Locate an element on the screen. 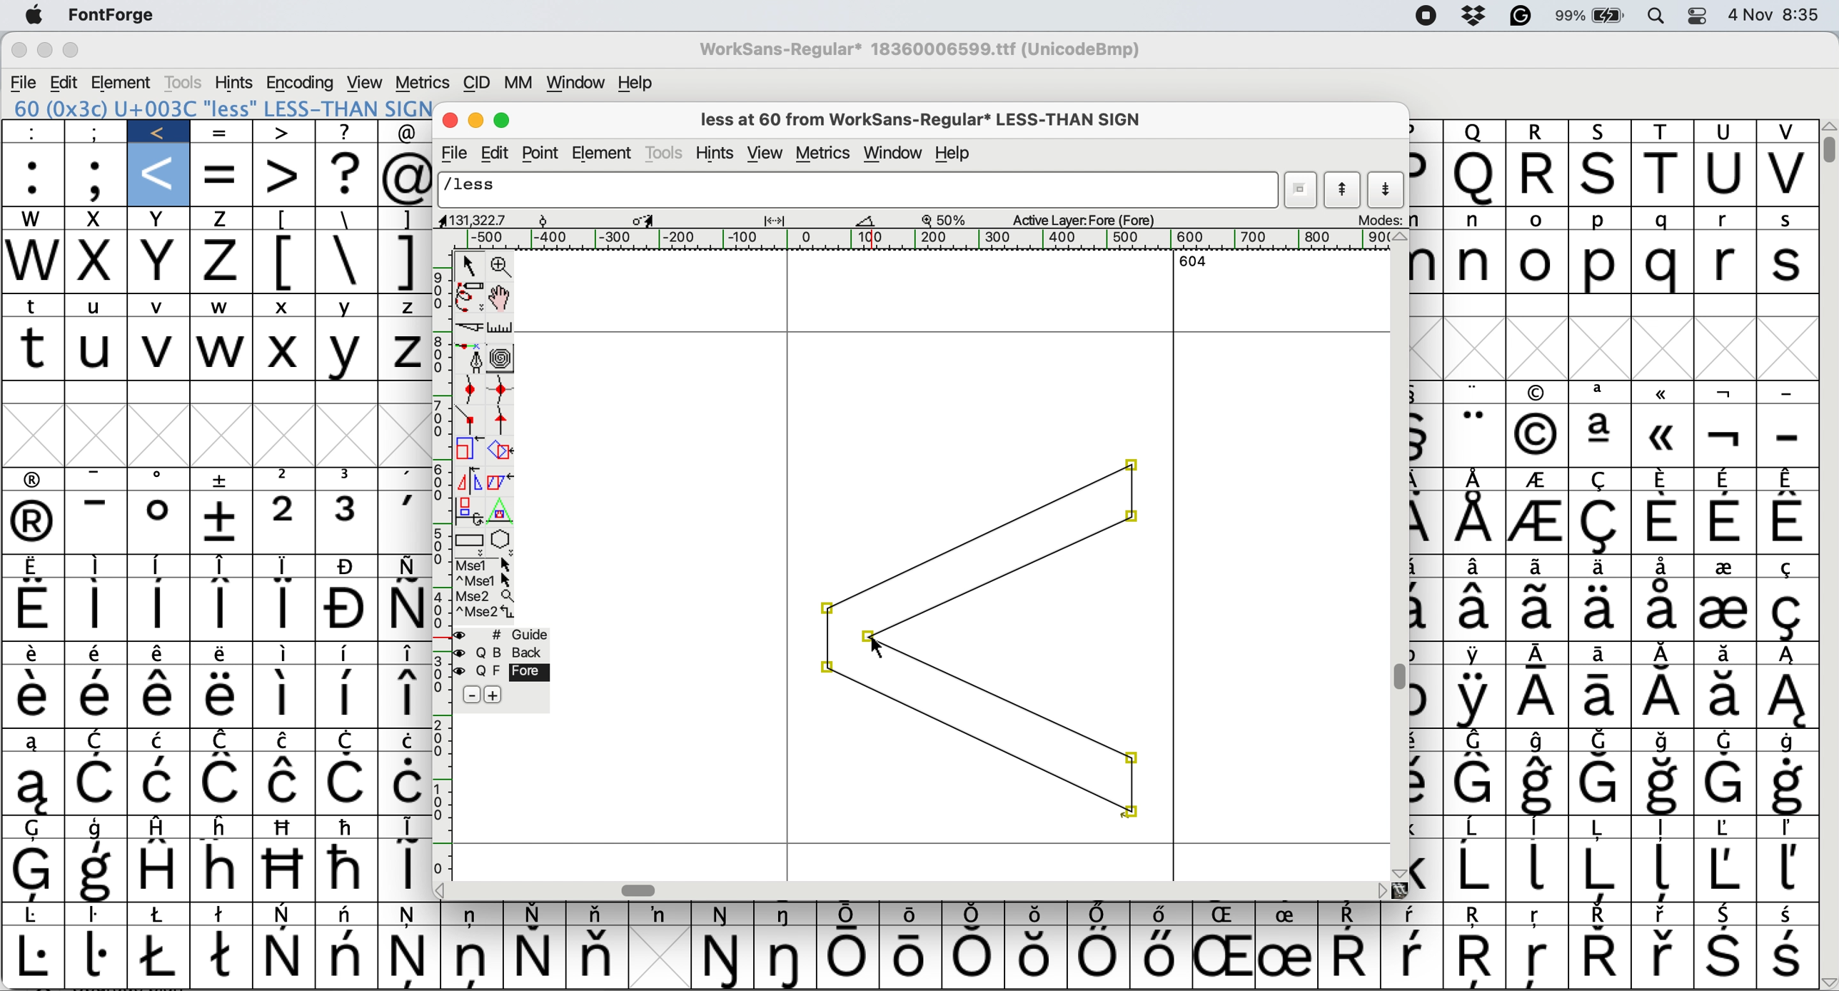 This screenshot has width=1839, height=991. Symbol is located at coordinates (1725, 915).